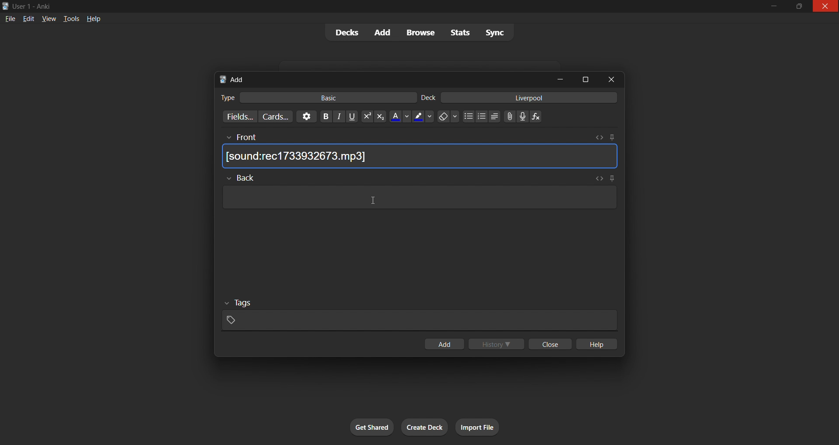 This screenshot has height=445, width=839. What do you see at coordinates (419, 136) in the screenshot?
I see `front input field` at bounding box center [419, 136].